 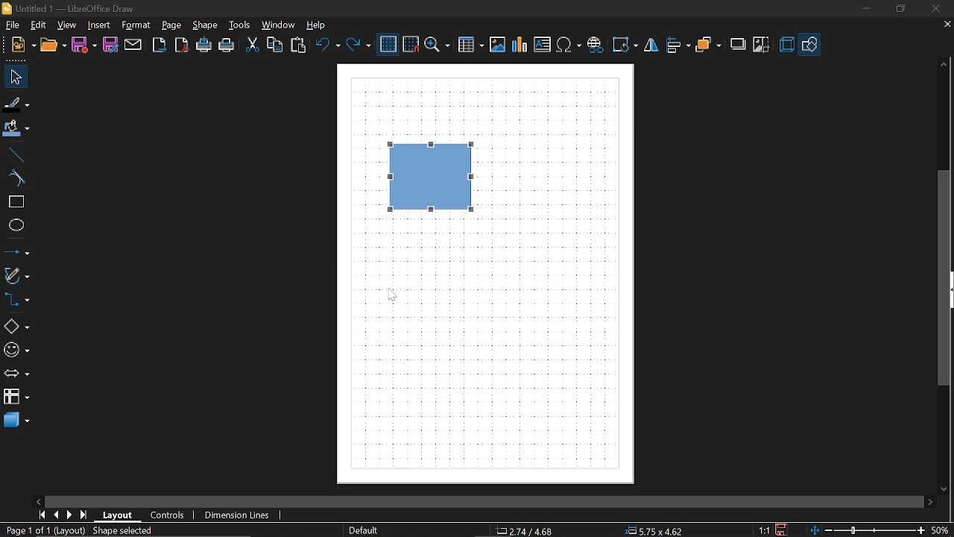 I want to click on Current zoom, so click(x=939, y=530).